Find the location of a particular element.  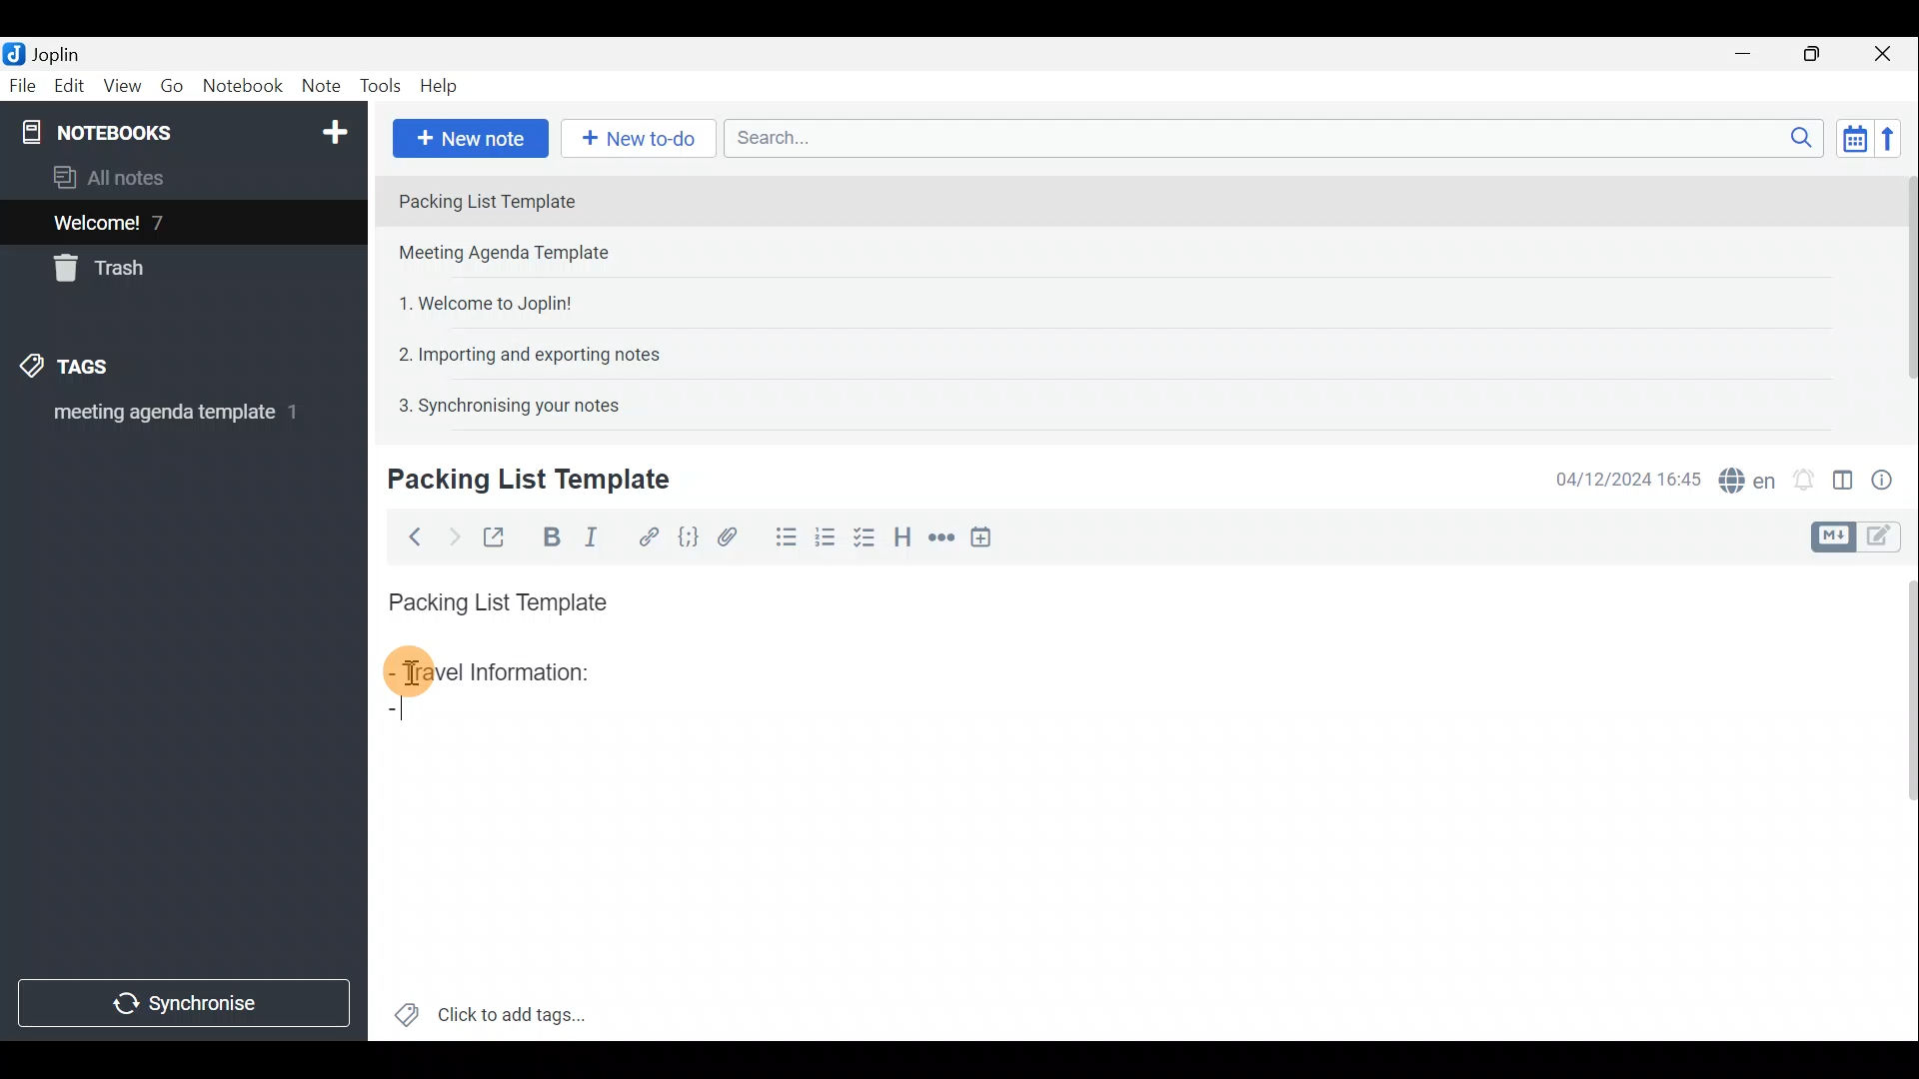

cursor is located at coordinates (410, 676).